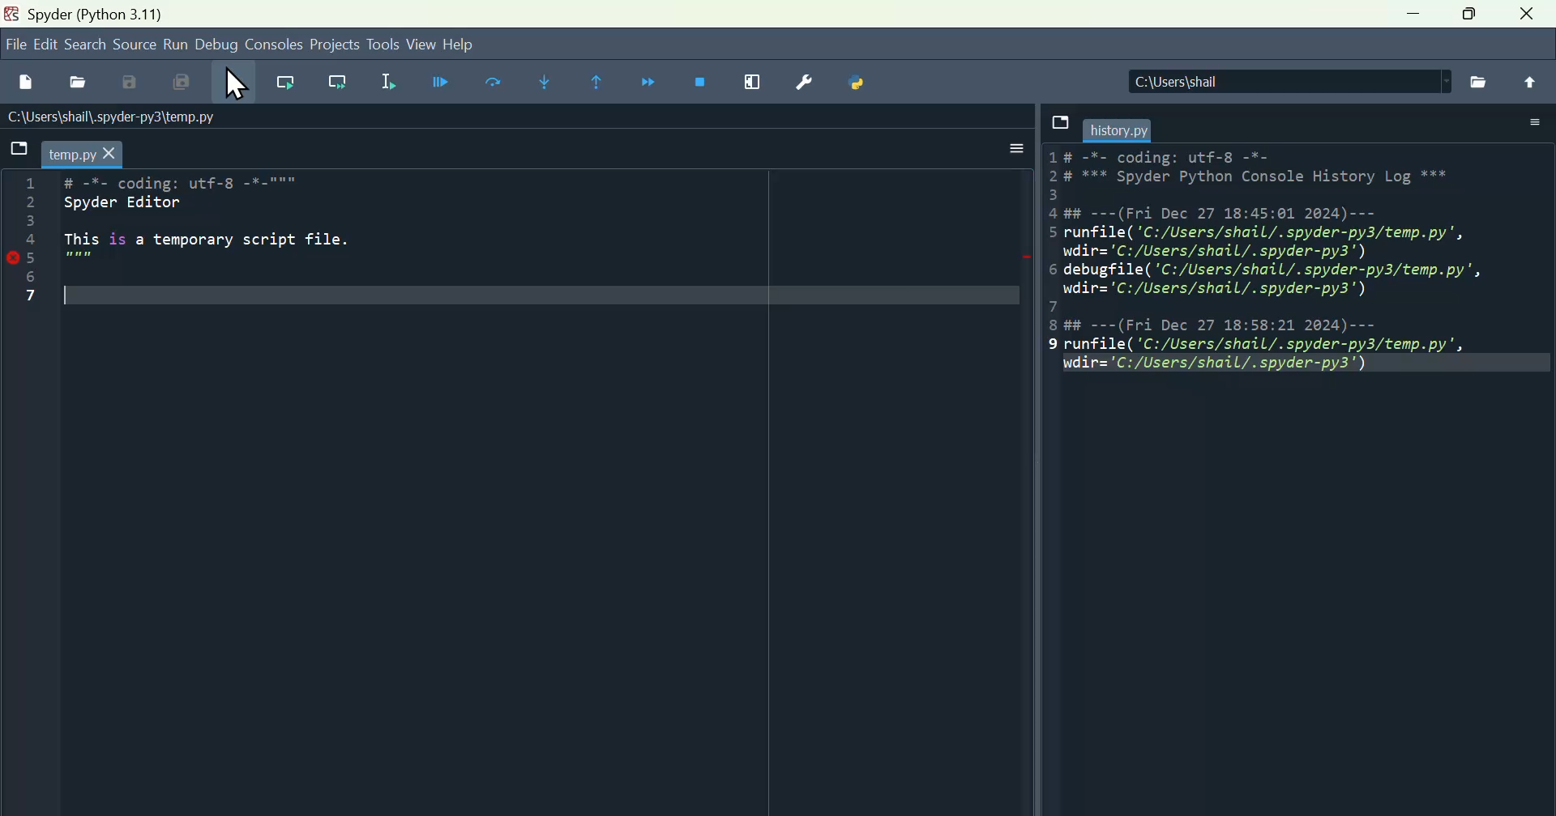  What do you see at coordinates (1480, 80) in the screenshot?
I see `file` at bounding box center [1480, 80].